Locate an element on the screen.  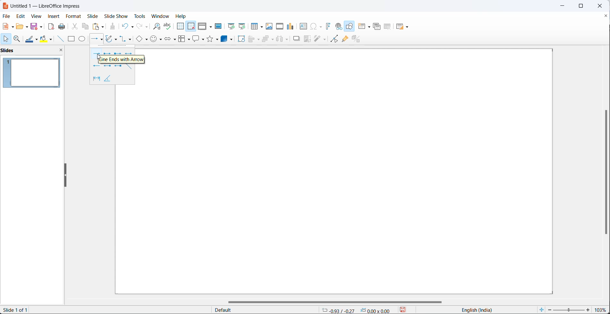
copy is located at coordinates (86, 26).